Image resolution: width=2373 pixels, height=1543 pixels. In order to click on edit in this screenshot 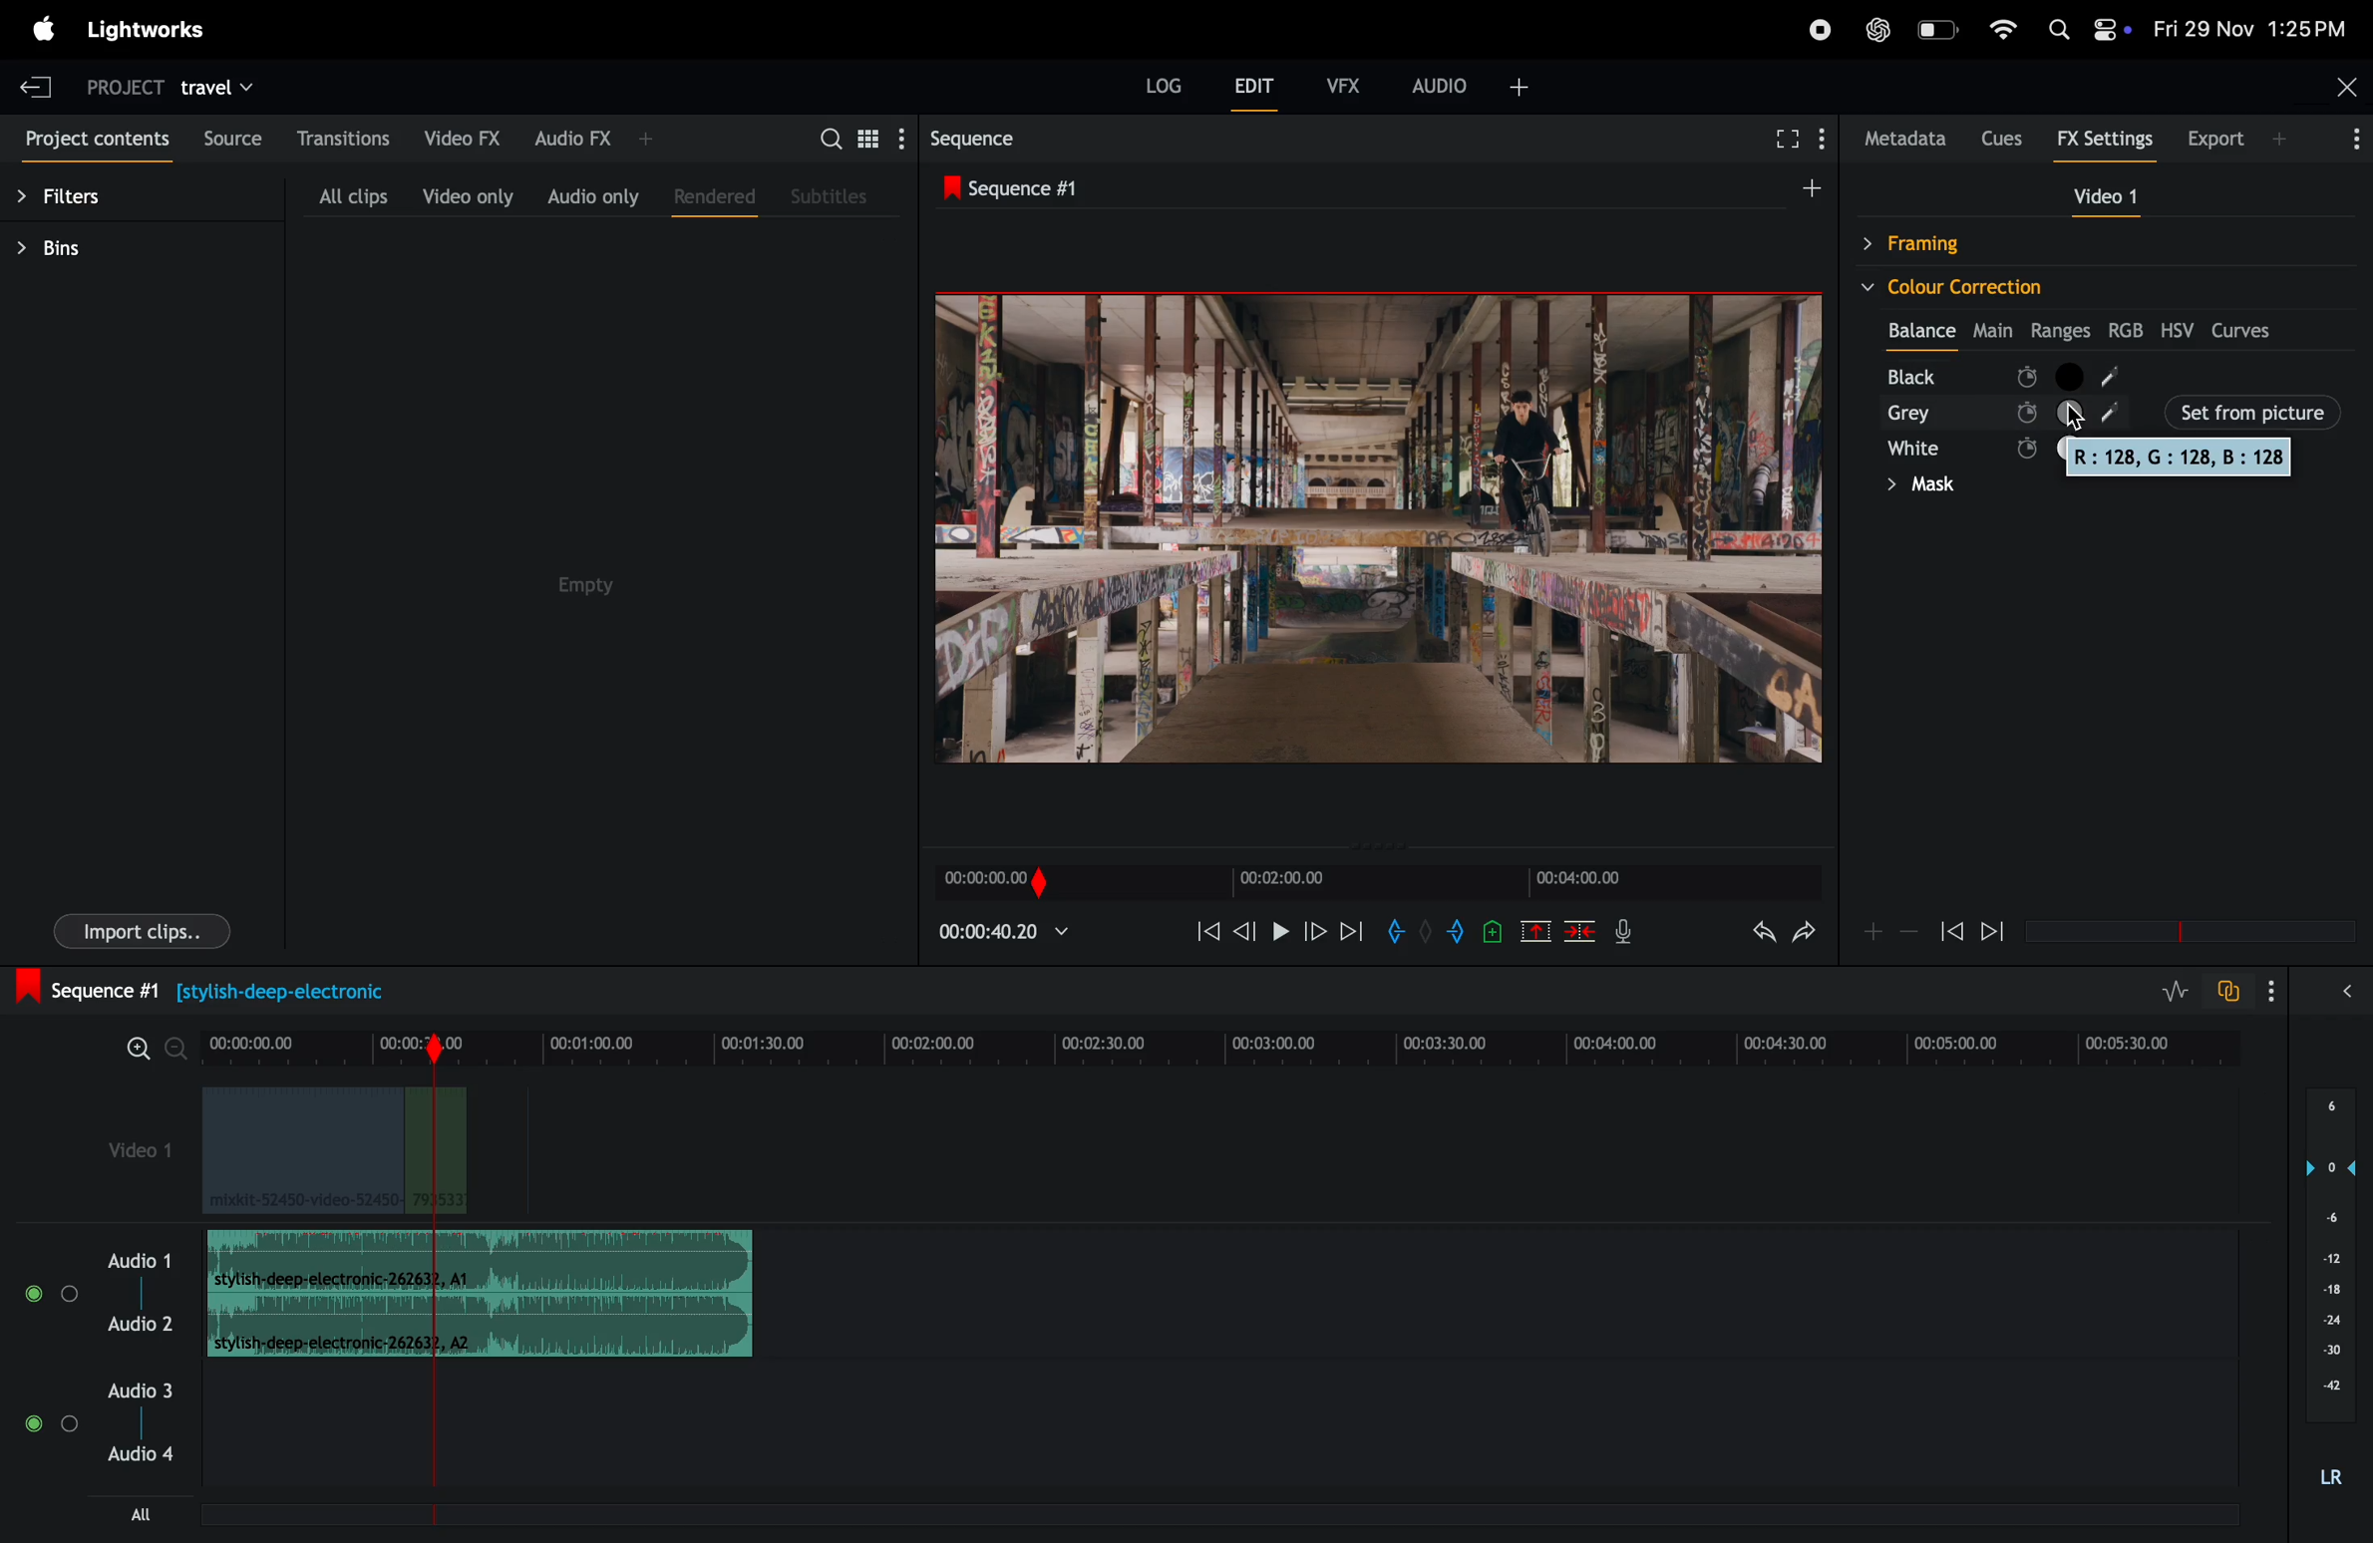, I will do `click(1256, 92)`.